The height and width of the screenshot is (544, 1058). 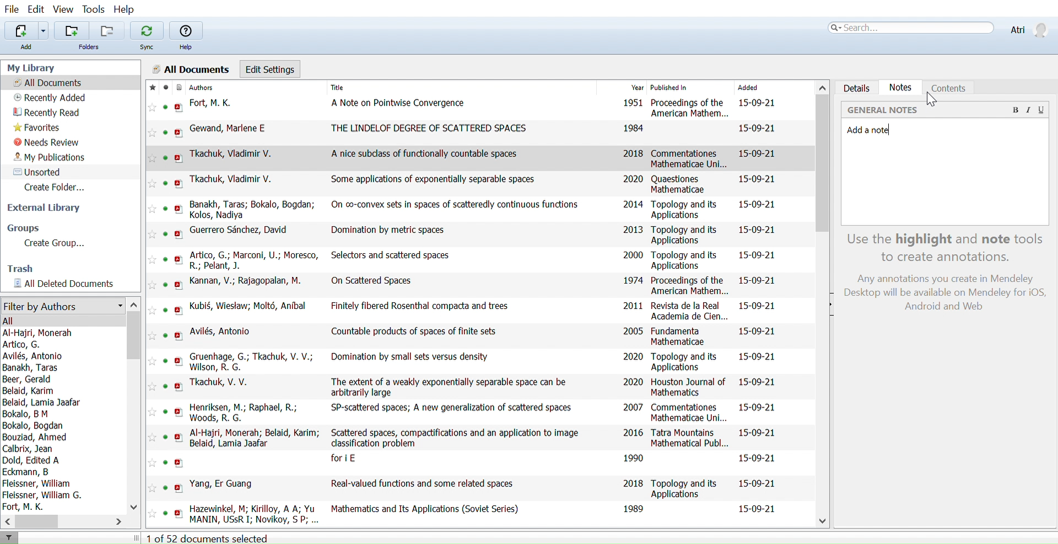 I want to click on Use the highlight and note tools
to create annotations., so click(x=947, y=248).